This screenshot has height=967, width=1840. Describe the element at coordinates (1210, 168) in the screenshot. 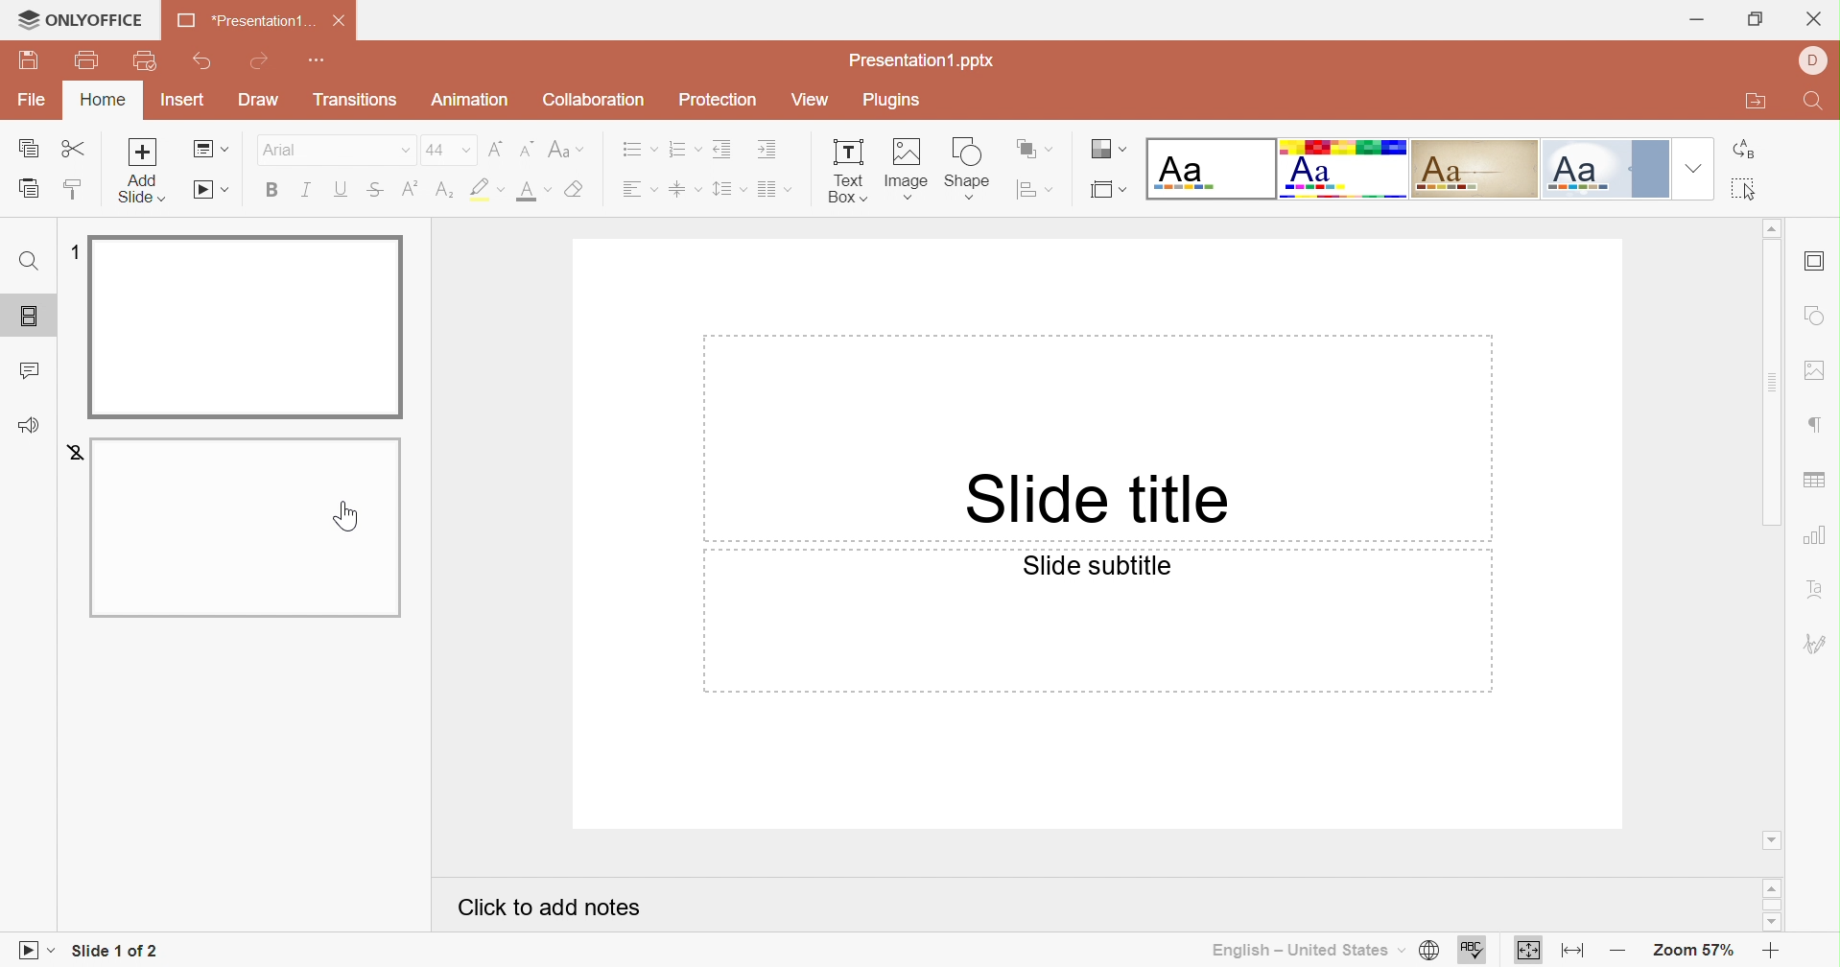

I see `Blank` at that location.